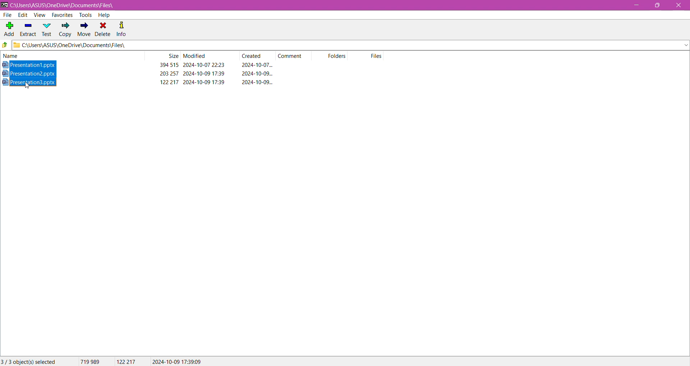  What do you see at coordinates (9, 27) in the screenshot?
I see `Add` at bounding box center [9, 27].